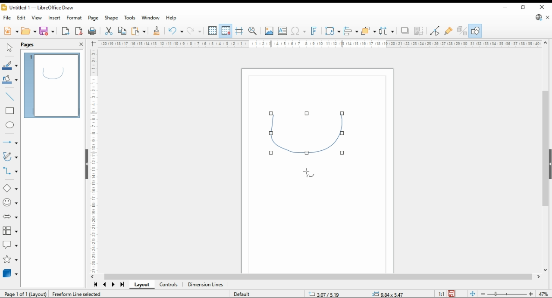  Describe the element at coordinates (542, 6) in the screenshot. I see `close window` at that location.